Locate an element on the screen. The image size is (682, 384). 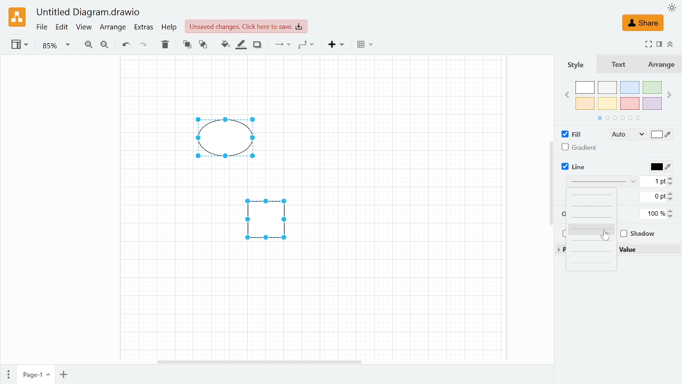
Dotted 3 is located at coordinates (590, 262).